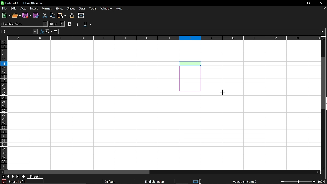 The height and width of the screenshot is (184, 327). I want to click on Styles, so click(59, 9).